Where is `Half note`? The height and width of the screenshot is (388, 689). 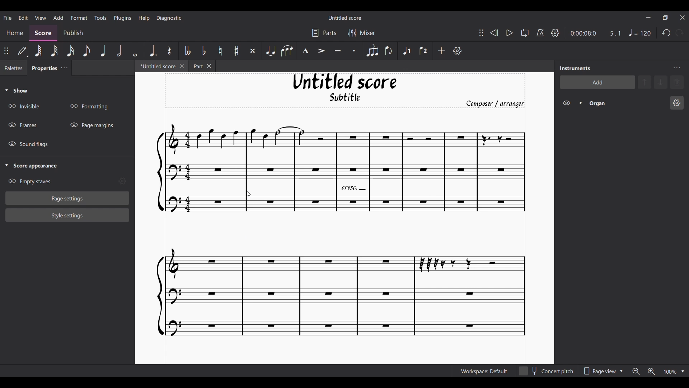 Half note is located at coordinates (120, 50).